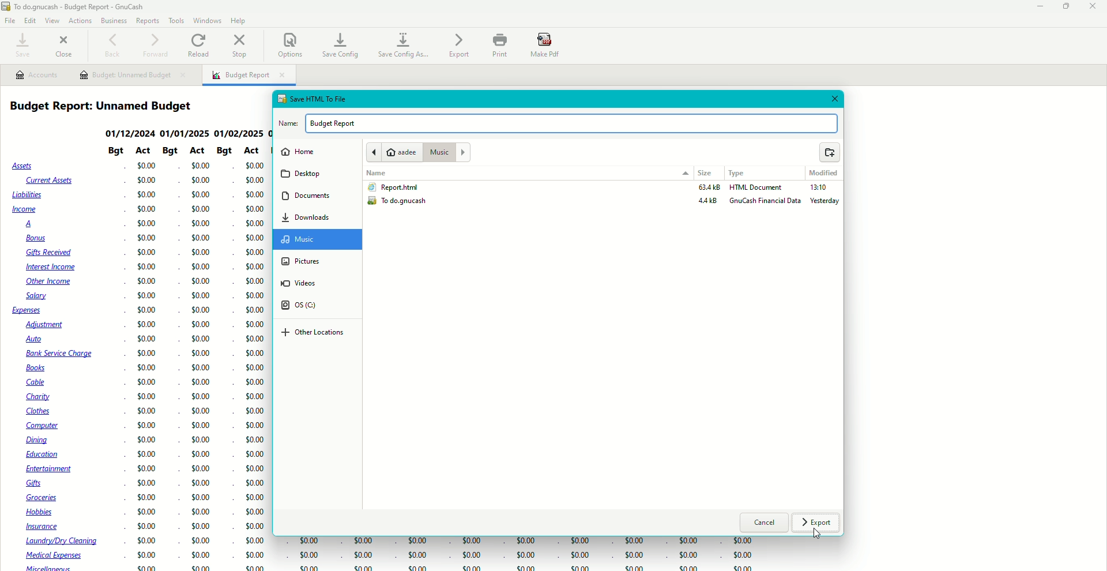 The width and height of the screenshot is (1107, 571). Describe the element at coordinates (1094, 7) in the screenshot. I see `Close` at that location.